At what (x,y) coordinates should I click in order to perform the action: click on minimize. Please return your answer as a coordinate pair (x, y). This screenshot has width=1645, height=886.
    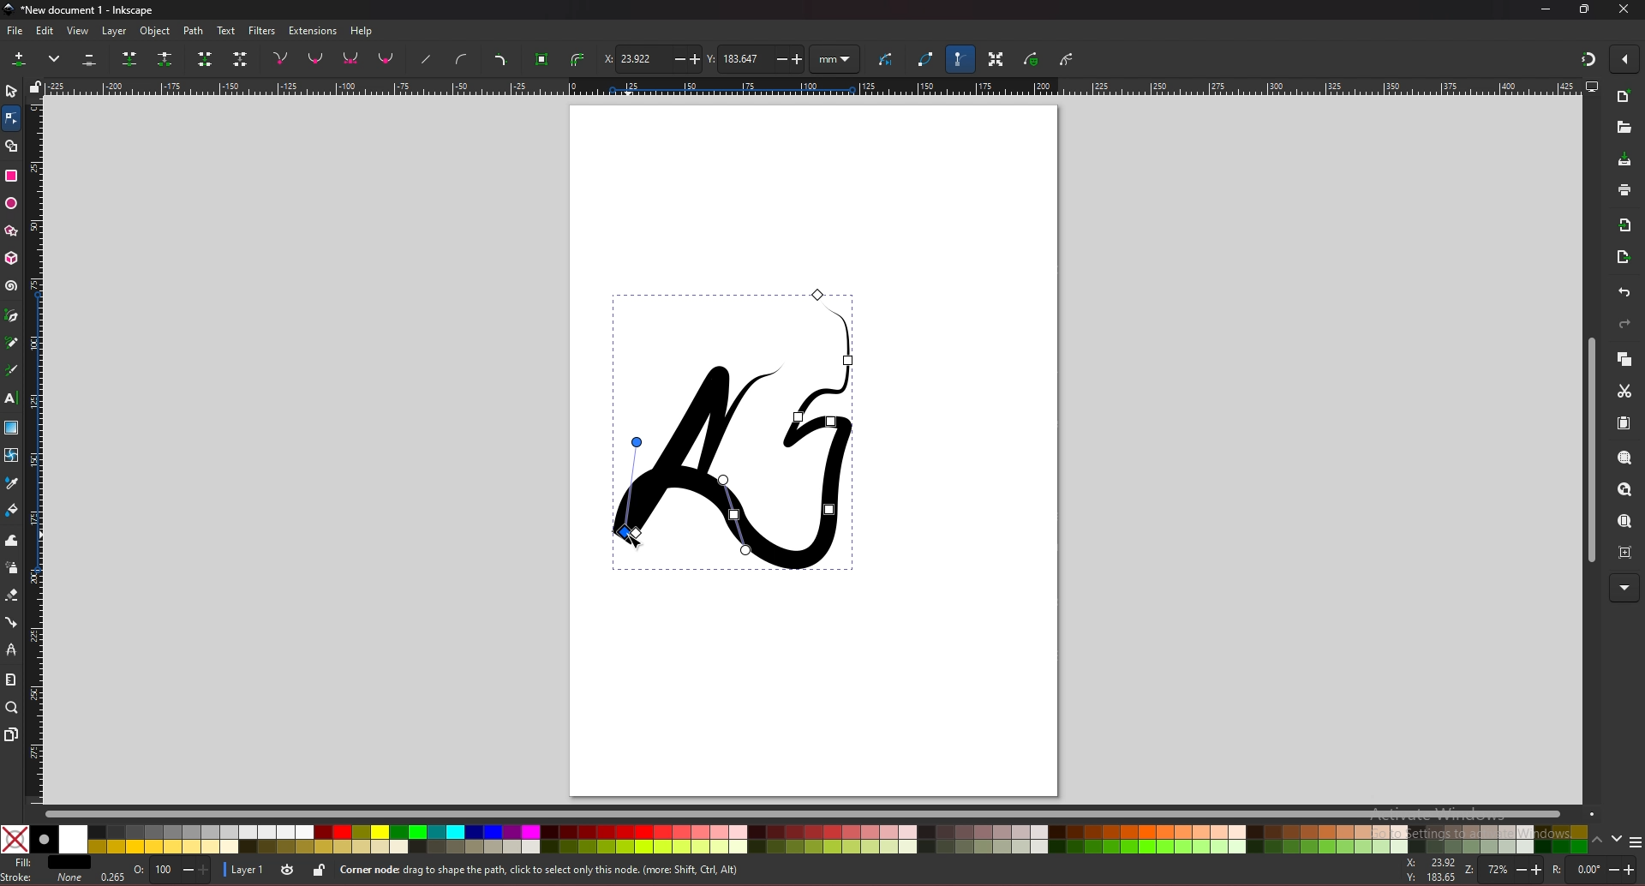
    Looking at the image, I should click on (1546, 9).